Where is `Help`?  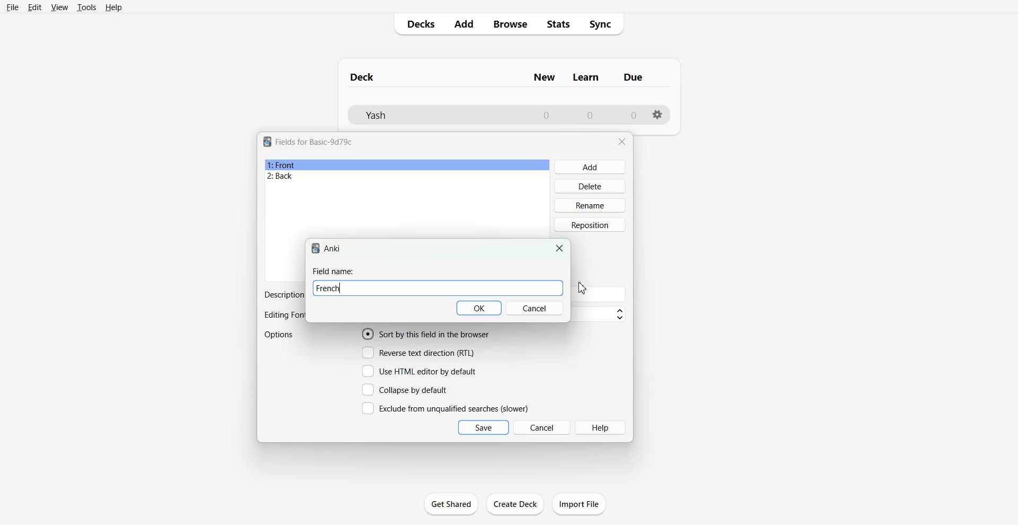
Help is located at coordinates (114, 7).